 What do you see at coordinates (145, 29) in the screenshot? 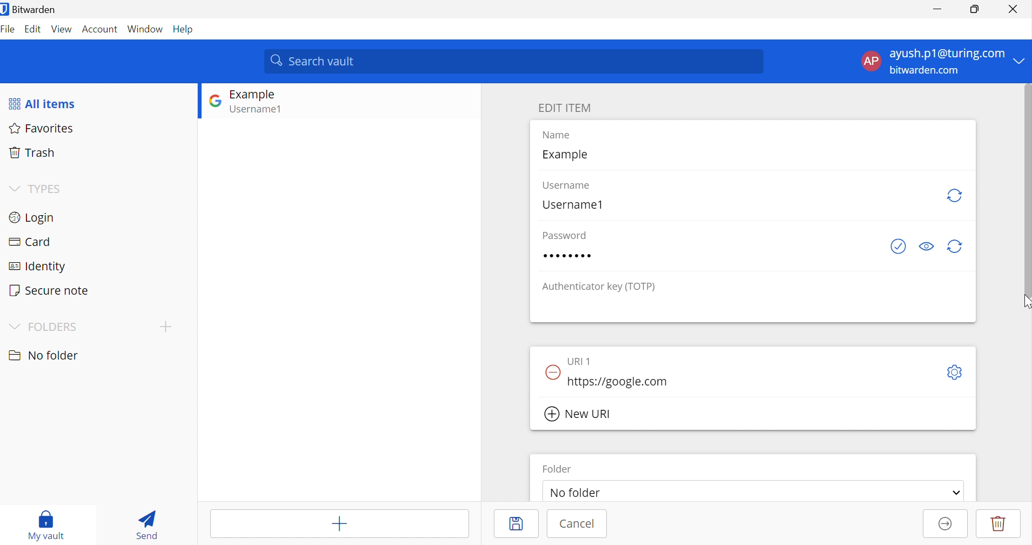
I see `Window` at bounding box center [145, 29].